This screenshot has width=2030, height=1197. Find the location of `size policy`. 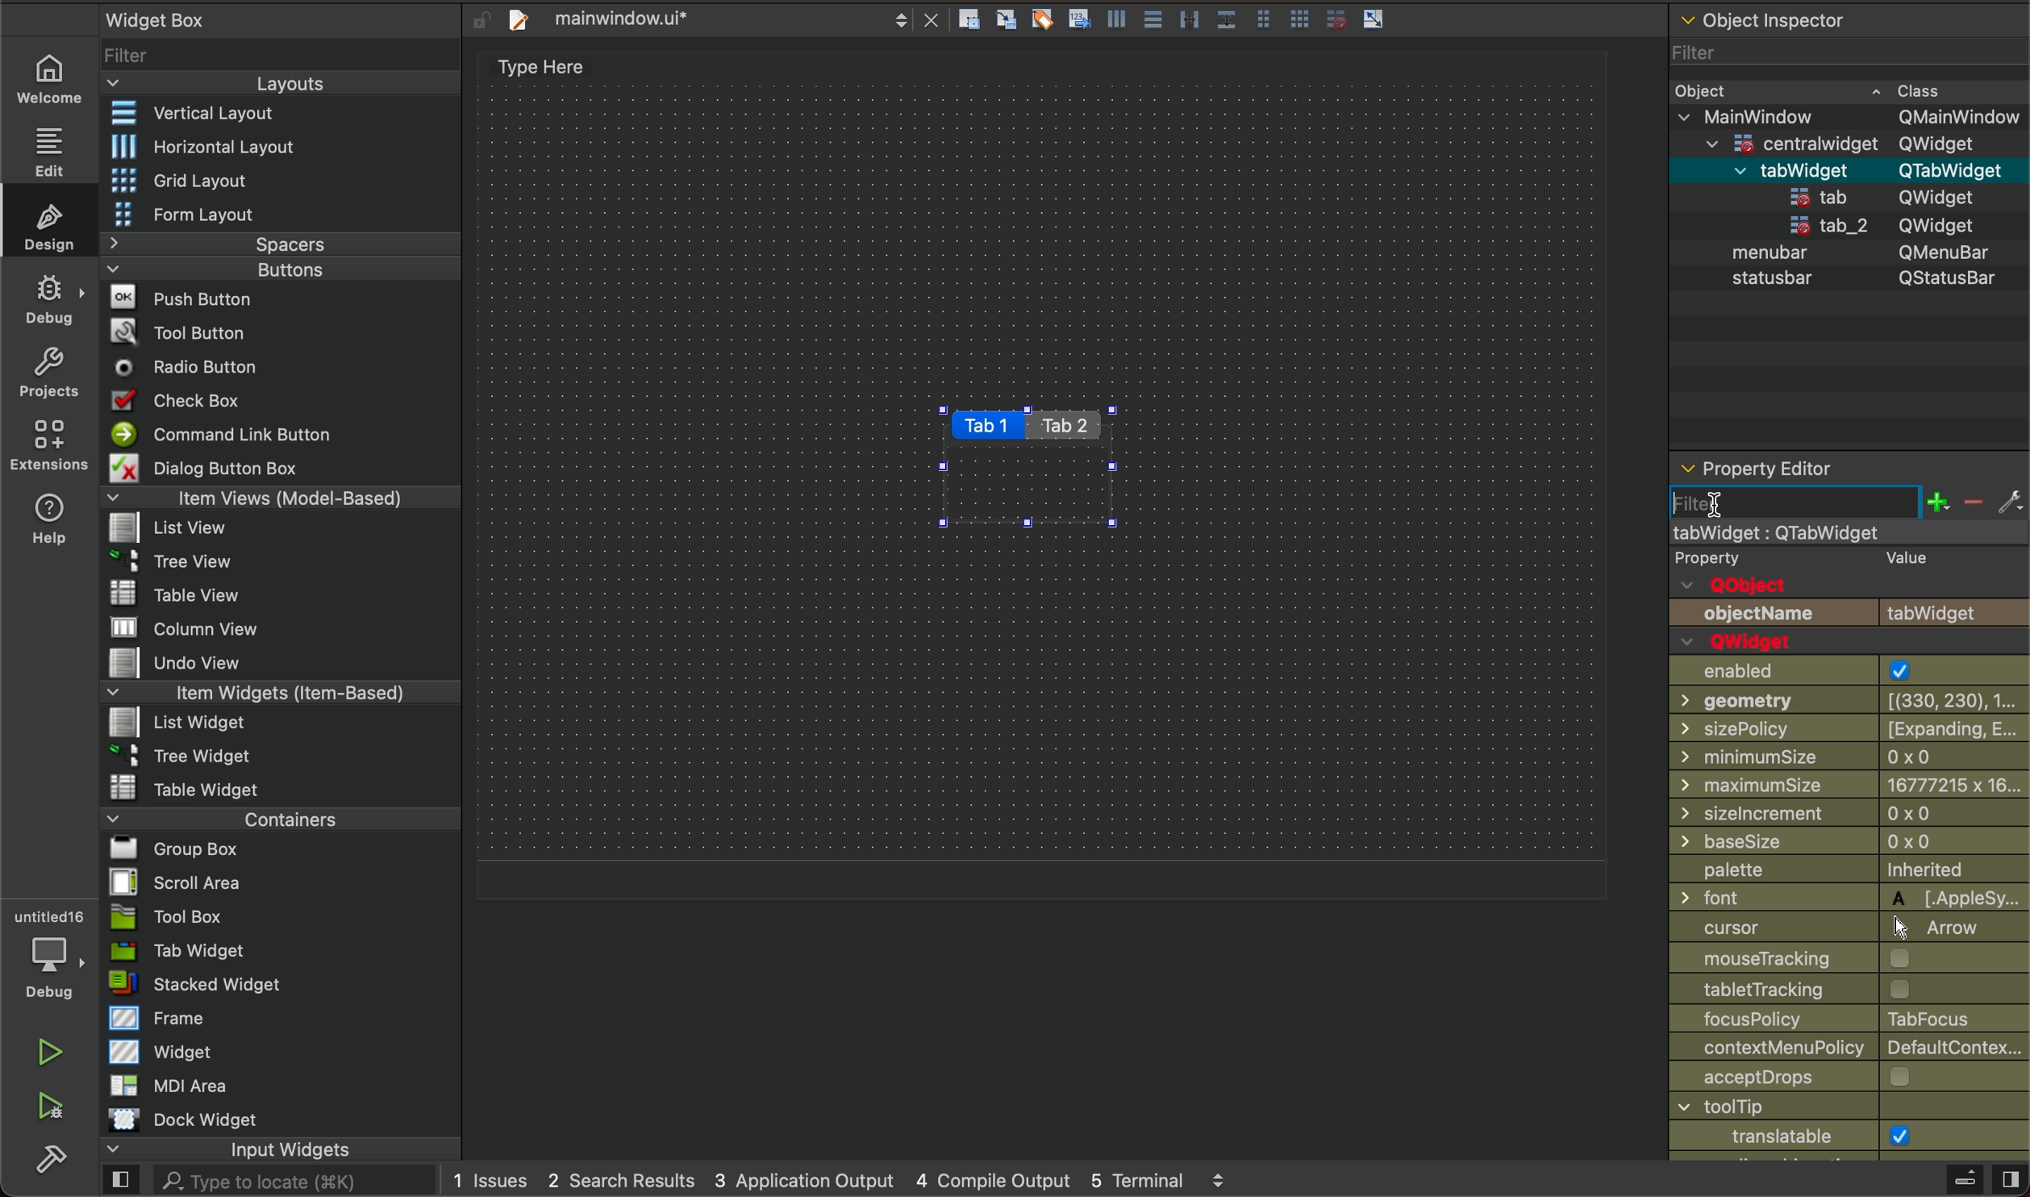

size policy is located at coordinates (1850, 728).